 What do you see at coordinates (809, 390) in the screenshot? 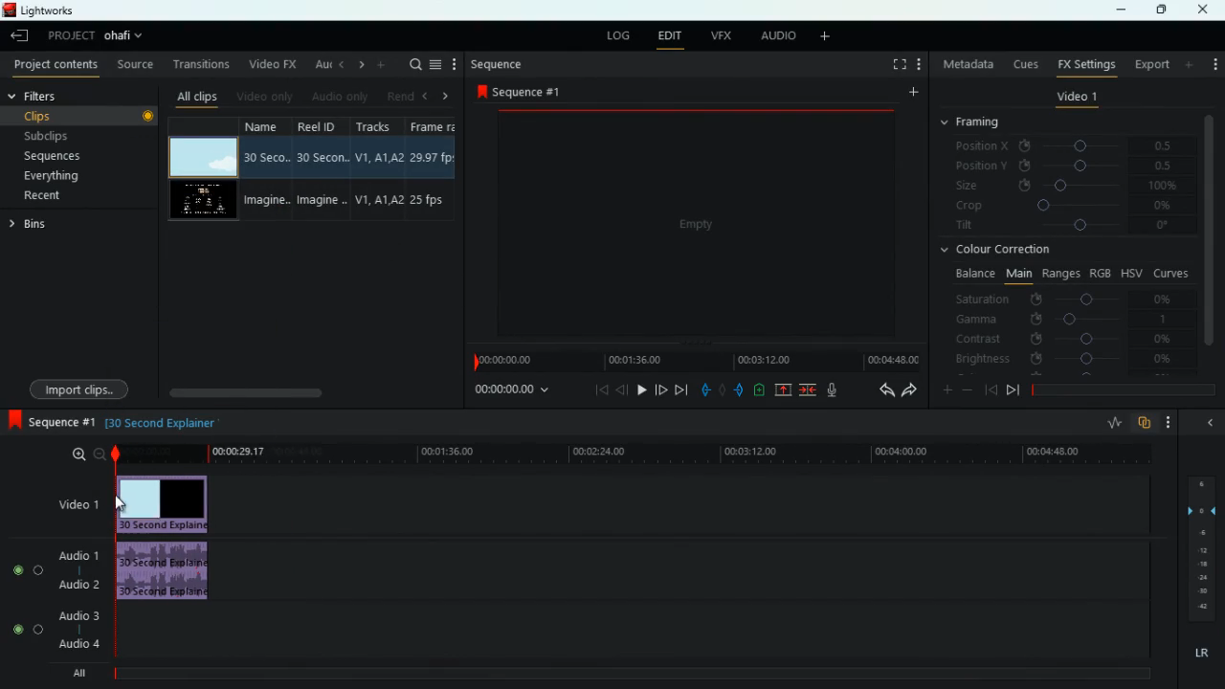
I see `merge` at bounding box center [809, 390].